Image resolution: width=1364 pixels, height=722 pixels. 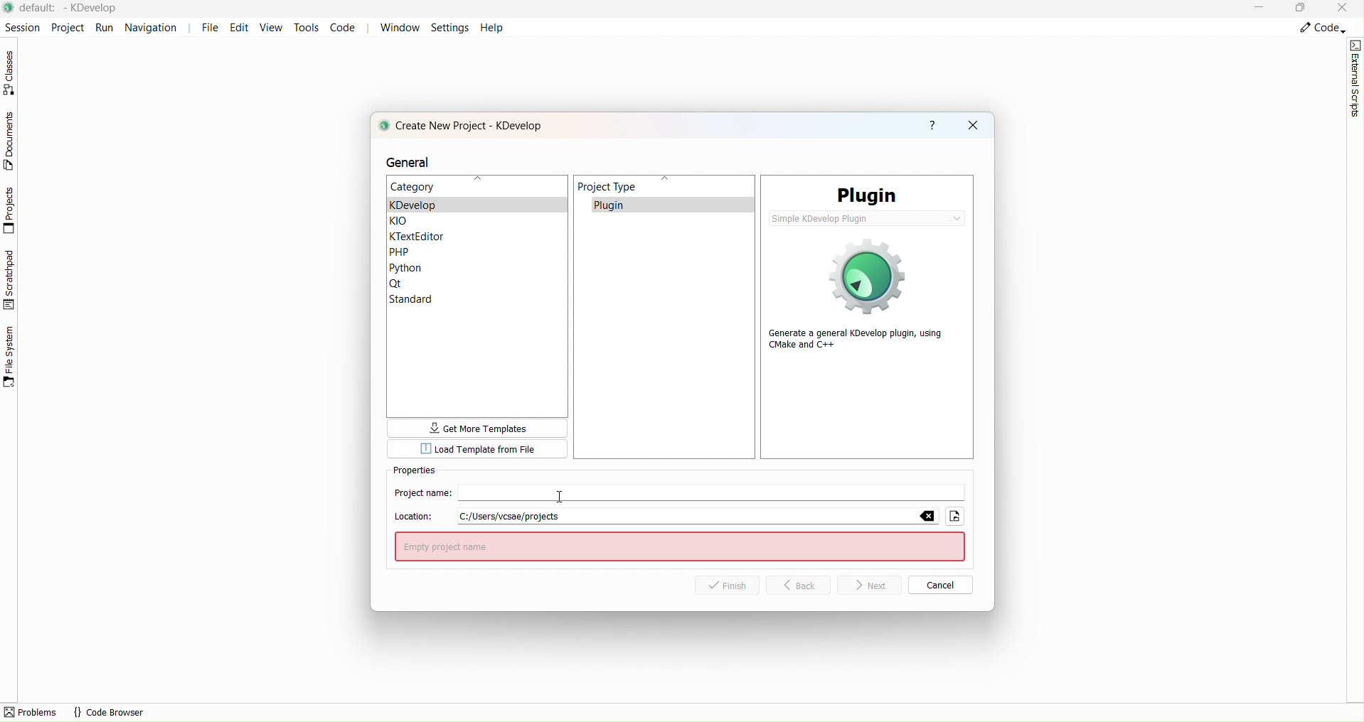 What do you see at coordinates (306, 27) in the screenshot?
I see `tools` at bounding box center [306, 27].